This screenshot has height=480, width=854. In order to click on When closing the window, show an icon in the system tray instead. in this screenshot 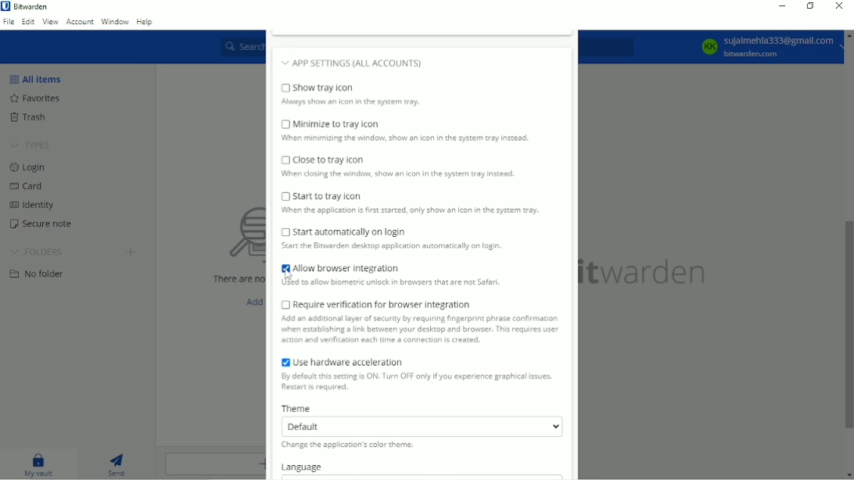, I will do `click(397, 176)`.